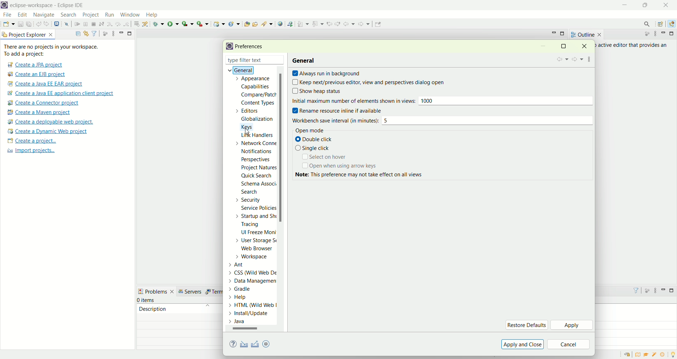 This screenshot has width=677, height=359. I want to click on window, so click(129, 13).